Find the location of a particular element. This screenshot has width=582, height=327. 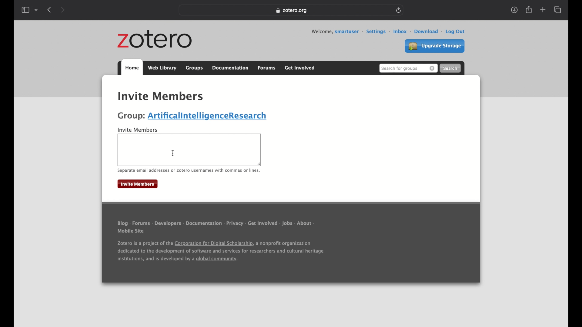

settings is located at coordinates (240, 85).